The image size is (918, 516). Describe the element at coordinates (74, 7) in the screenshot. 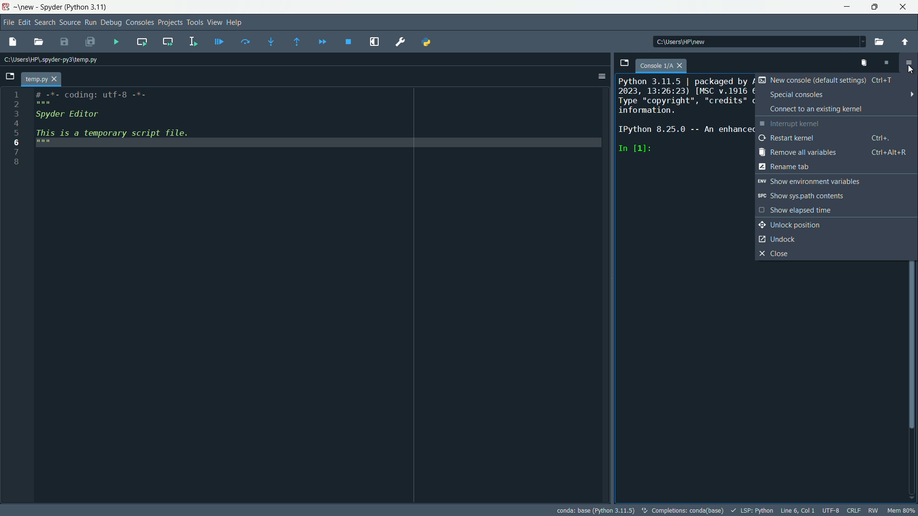

I see `Spyder (Python 3.11)` at that location.